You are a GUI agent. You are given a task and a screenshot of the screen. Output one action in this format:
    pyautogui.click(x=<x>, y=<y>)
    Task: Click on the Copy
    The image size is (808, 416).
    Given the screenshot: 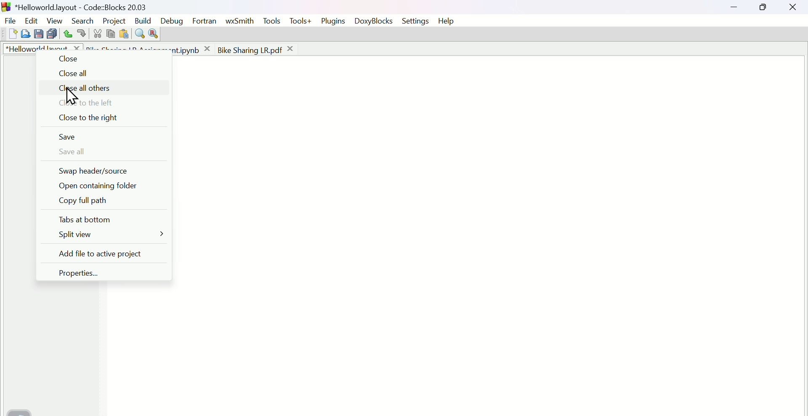 What is the action you would take?
    pyautogui.click(x=111, y=33)
    